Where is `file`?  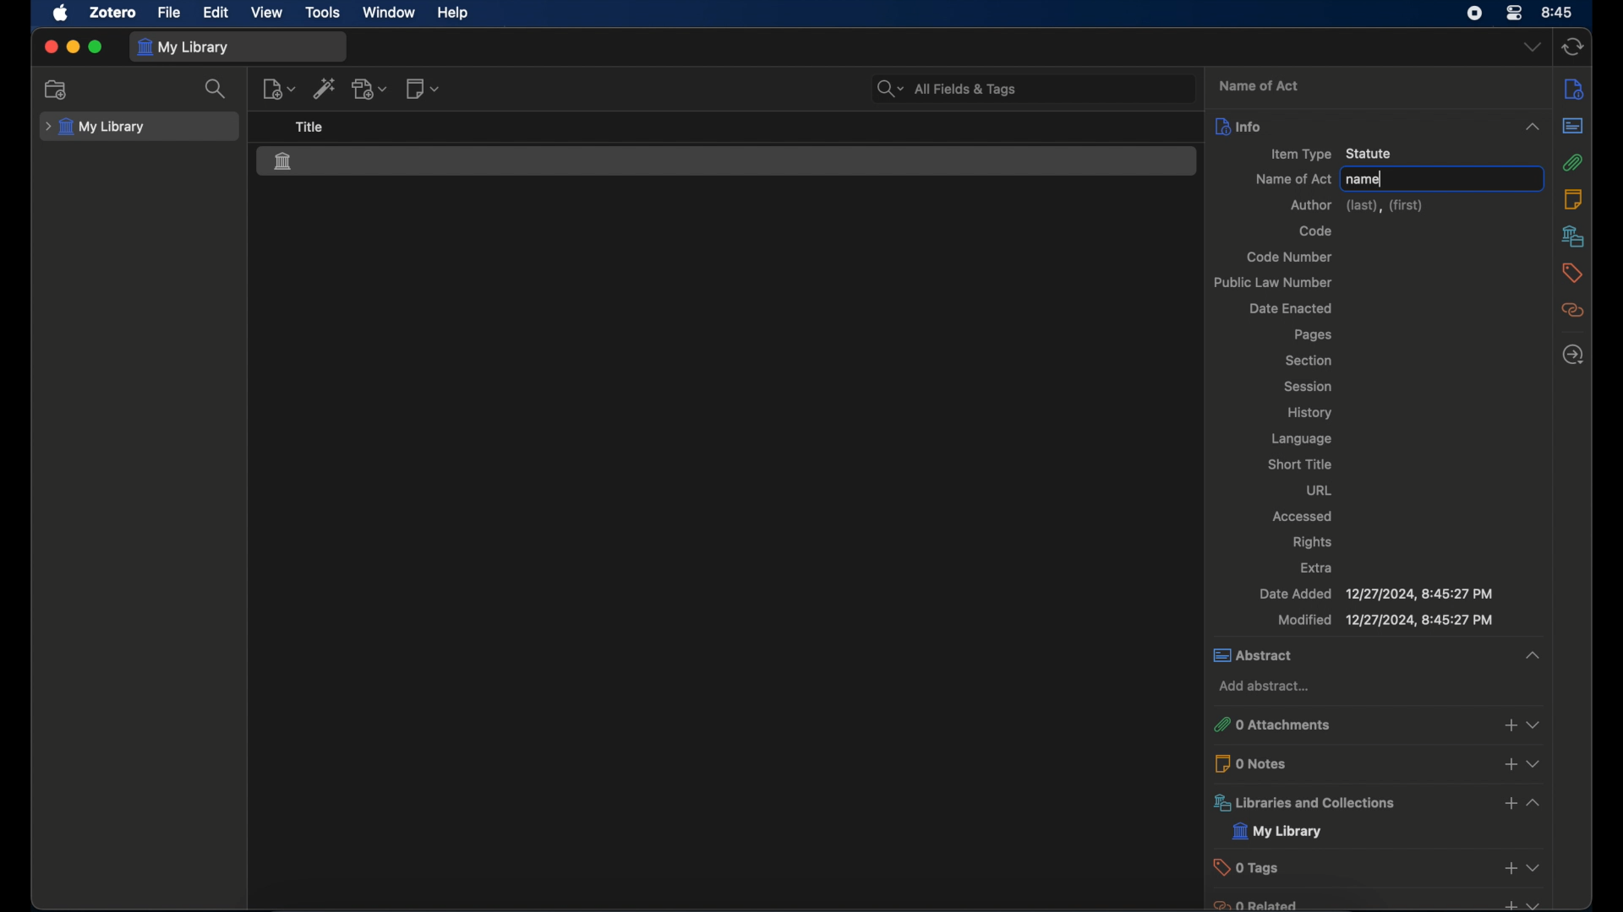
file is located at coordinates (168, 12).